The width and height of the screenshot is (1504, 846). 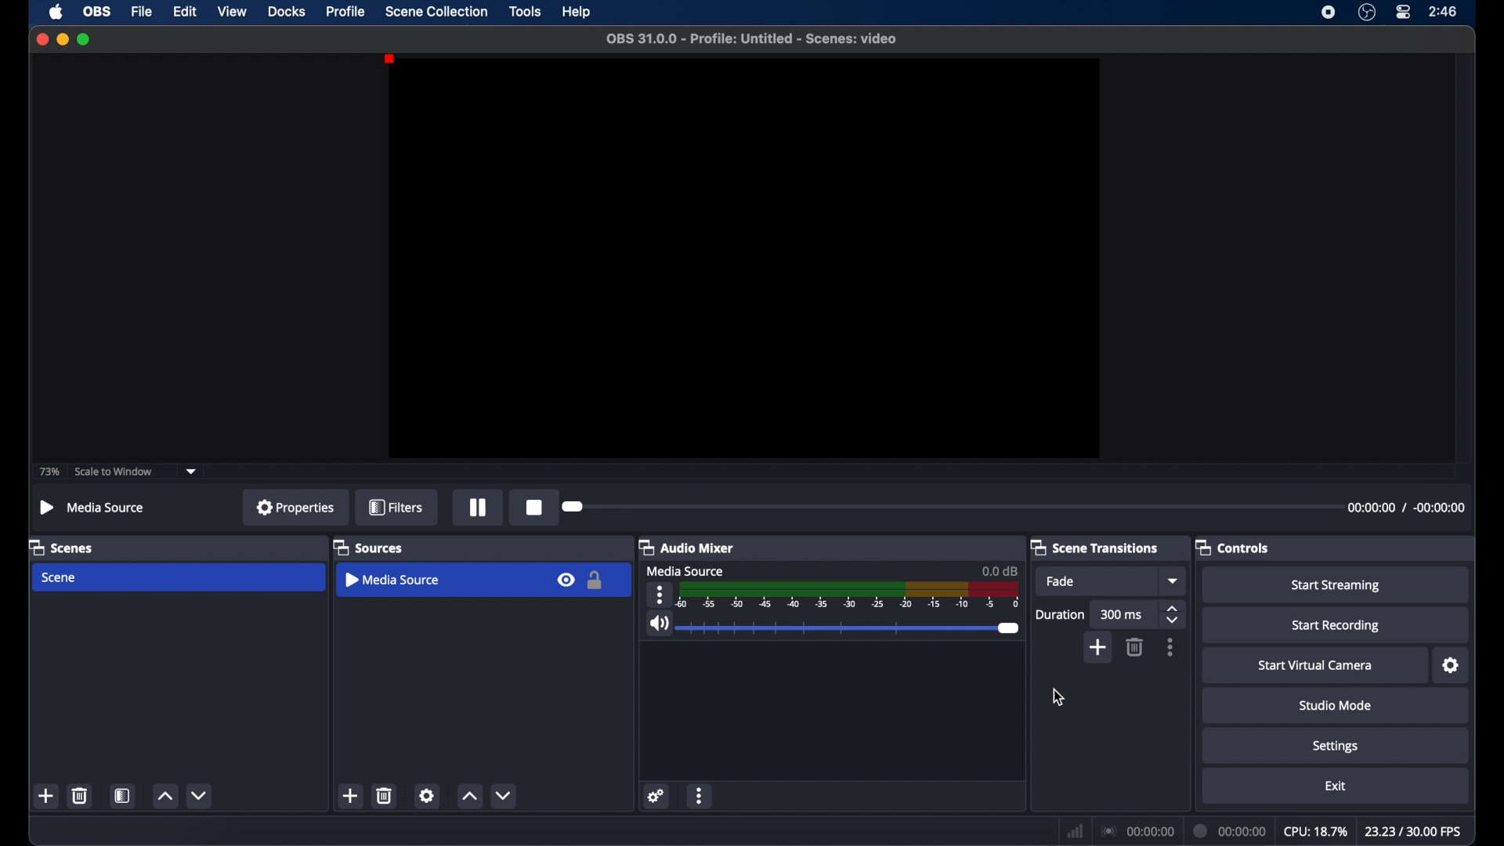 What do you see at coordinates (91, 507) in the screenshot?
I see `media source` at bounding box center [91, 507].